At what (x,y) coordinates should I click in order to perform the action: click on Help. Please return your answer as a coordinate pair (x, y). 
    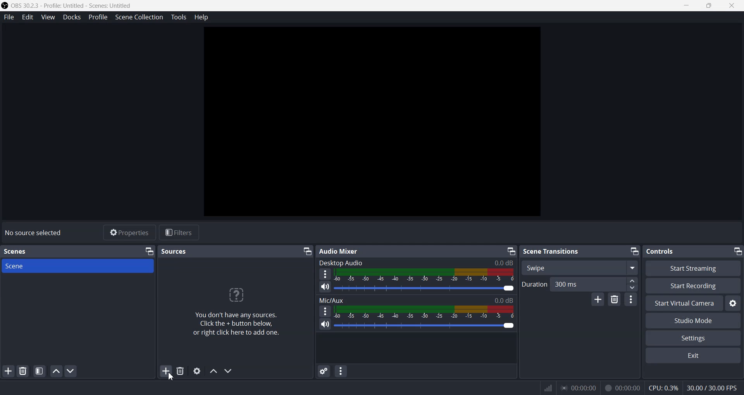
    Looking at the image, I should click on (202, 17).